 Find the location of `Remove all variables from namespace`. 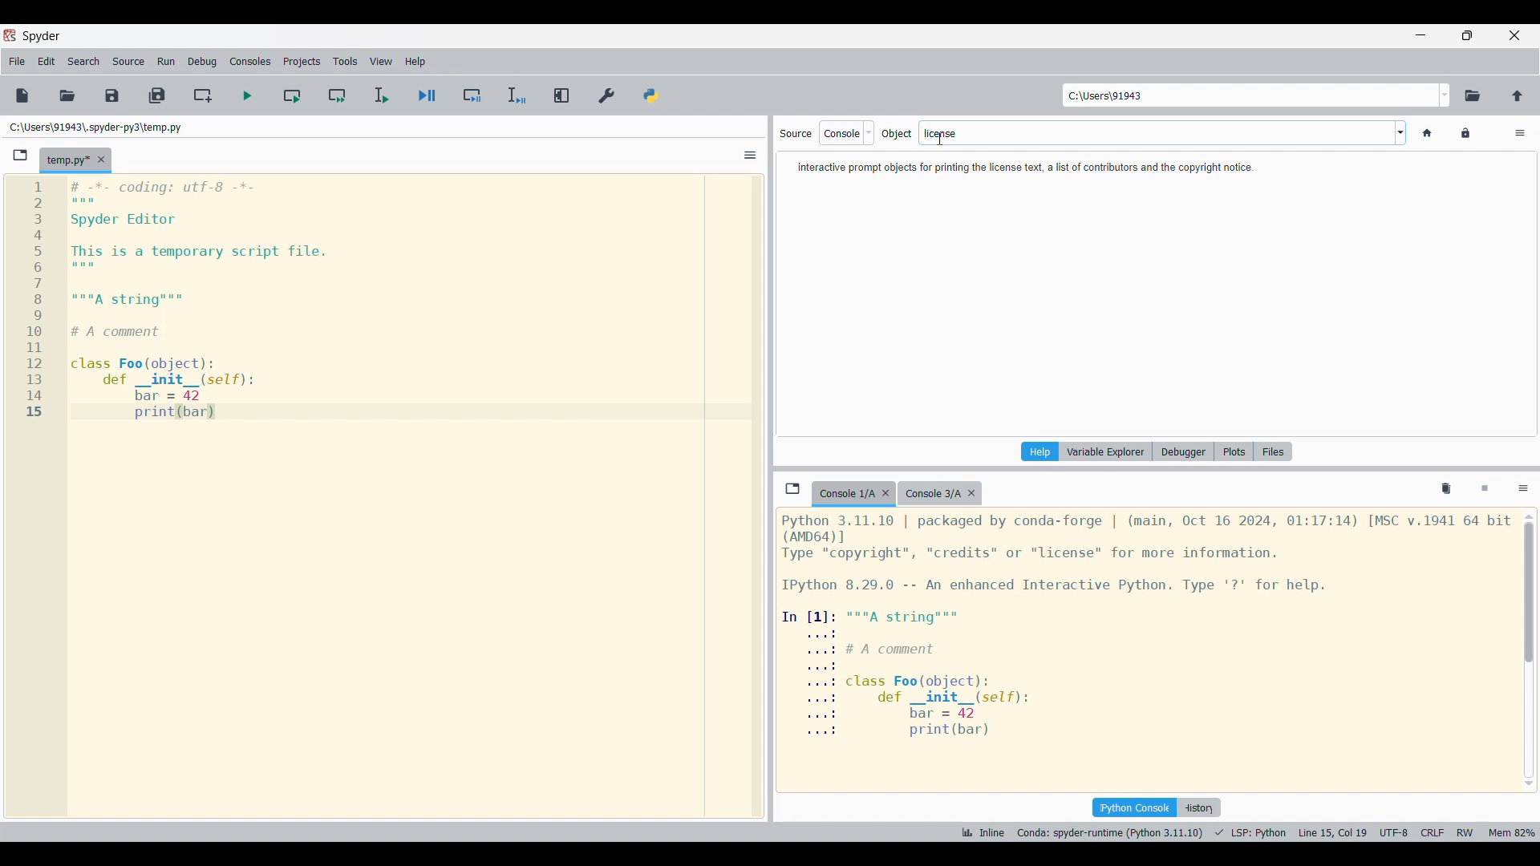

Remove all variables from namespace is located at coordinates (1446, 489).